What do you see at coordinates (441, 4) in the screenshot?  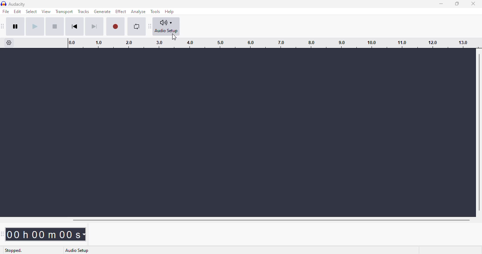 I see `minimize` at bounding box center [441, 4].